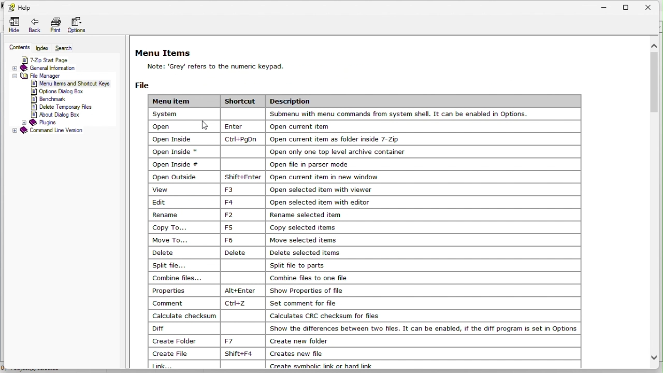  Describe the element at coordinates (11, 24) in the screenshot. I see `hide` at that location.